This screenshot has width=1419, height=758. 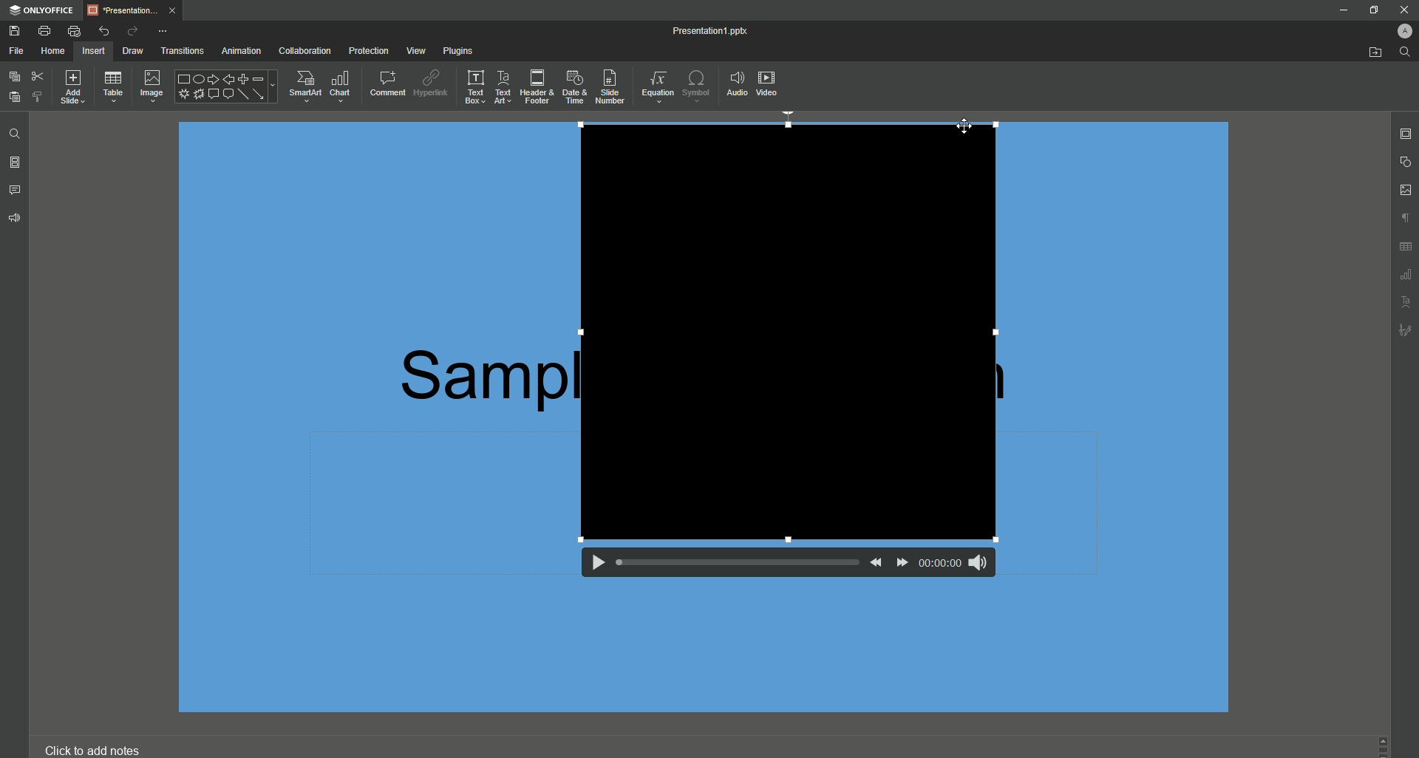 I want to click on Table, so click(x=113, y=87).